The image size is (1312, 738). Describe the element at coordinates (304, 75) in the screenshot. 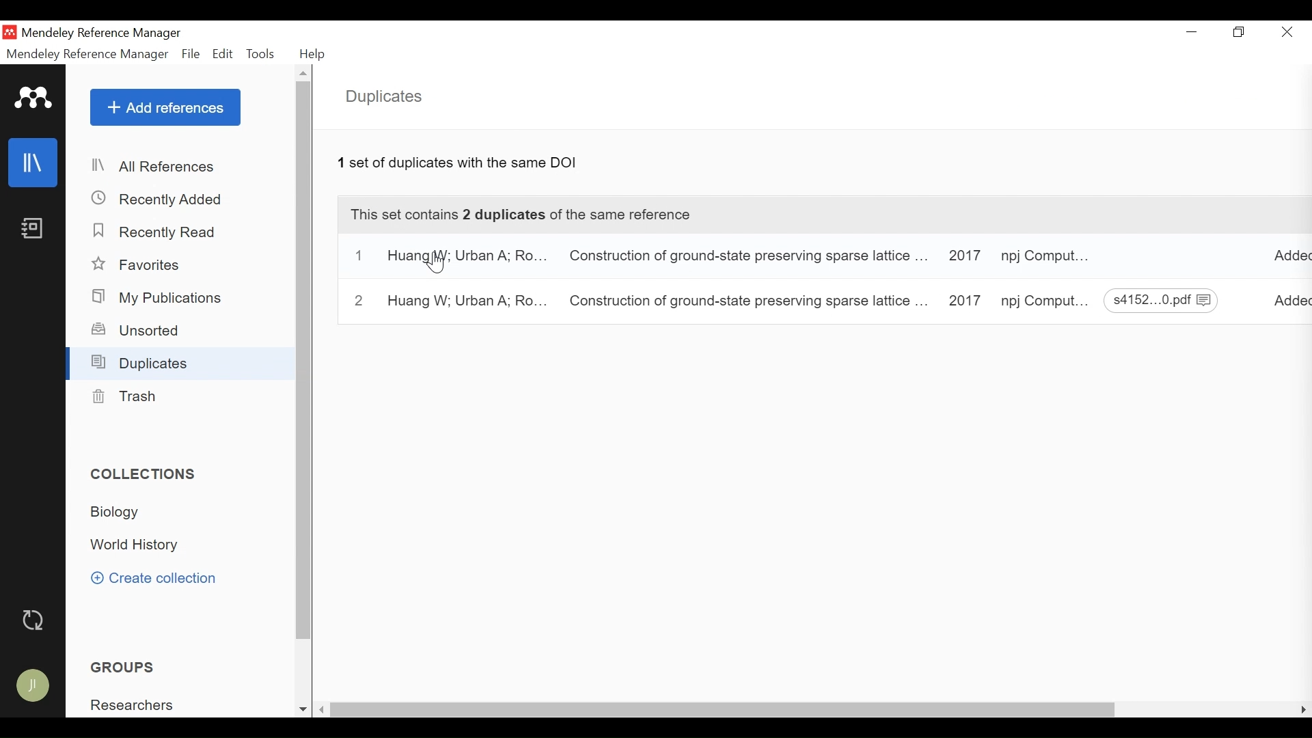

I see `Scroll up` at that location.